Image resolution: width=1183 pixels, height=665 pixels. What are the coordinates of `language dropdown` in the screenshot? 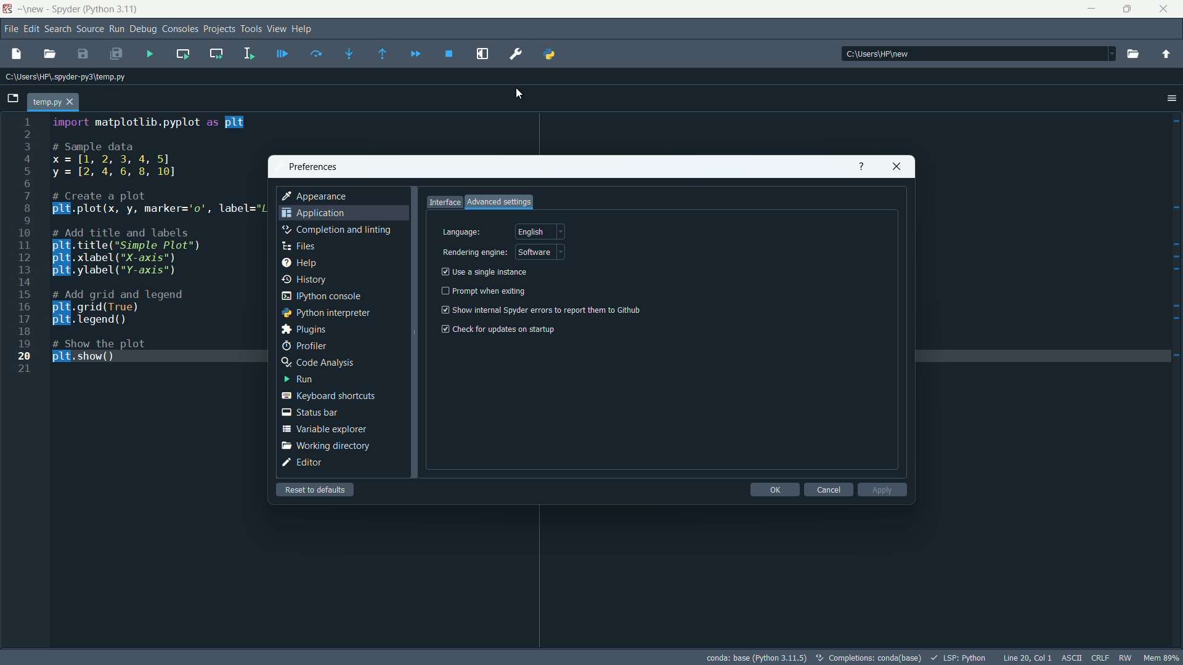 It's located at (539, 232).